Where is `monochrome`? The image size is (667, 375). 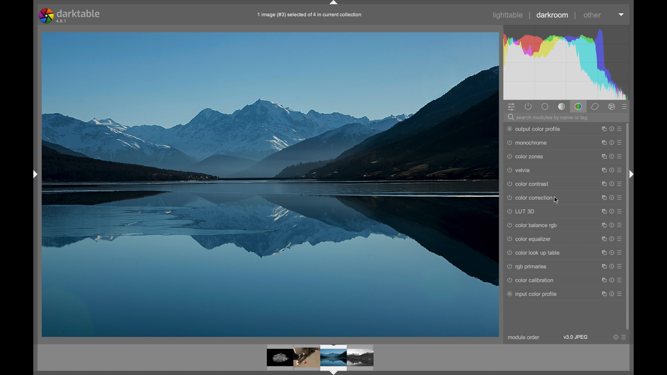
monochrome is located at coordinates (527, 143).